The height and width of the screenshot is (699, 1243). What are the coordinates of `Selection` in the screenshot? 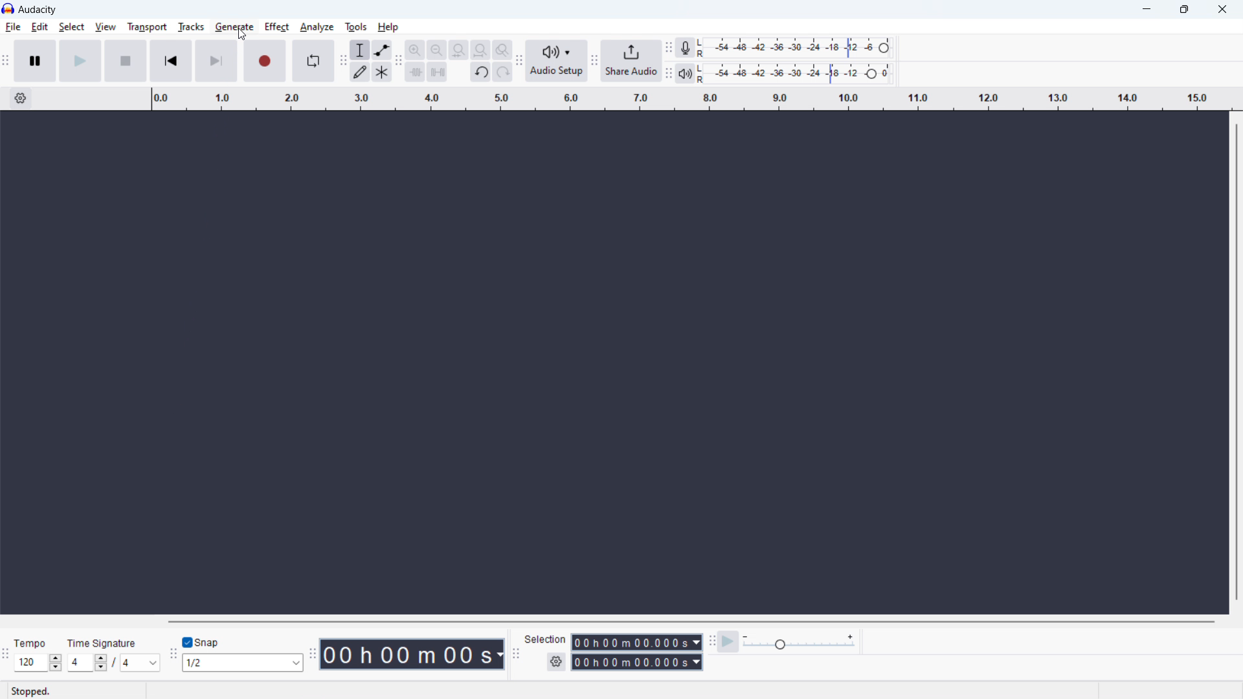 It's located at (546, 638).